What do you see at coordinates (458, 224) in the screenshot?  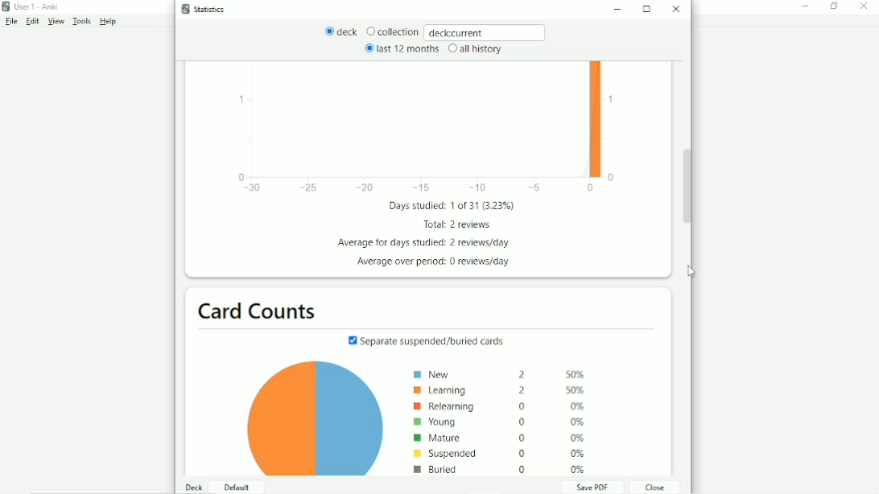 I see `Total: 2 reviews` at bounding box center [458, 224].